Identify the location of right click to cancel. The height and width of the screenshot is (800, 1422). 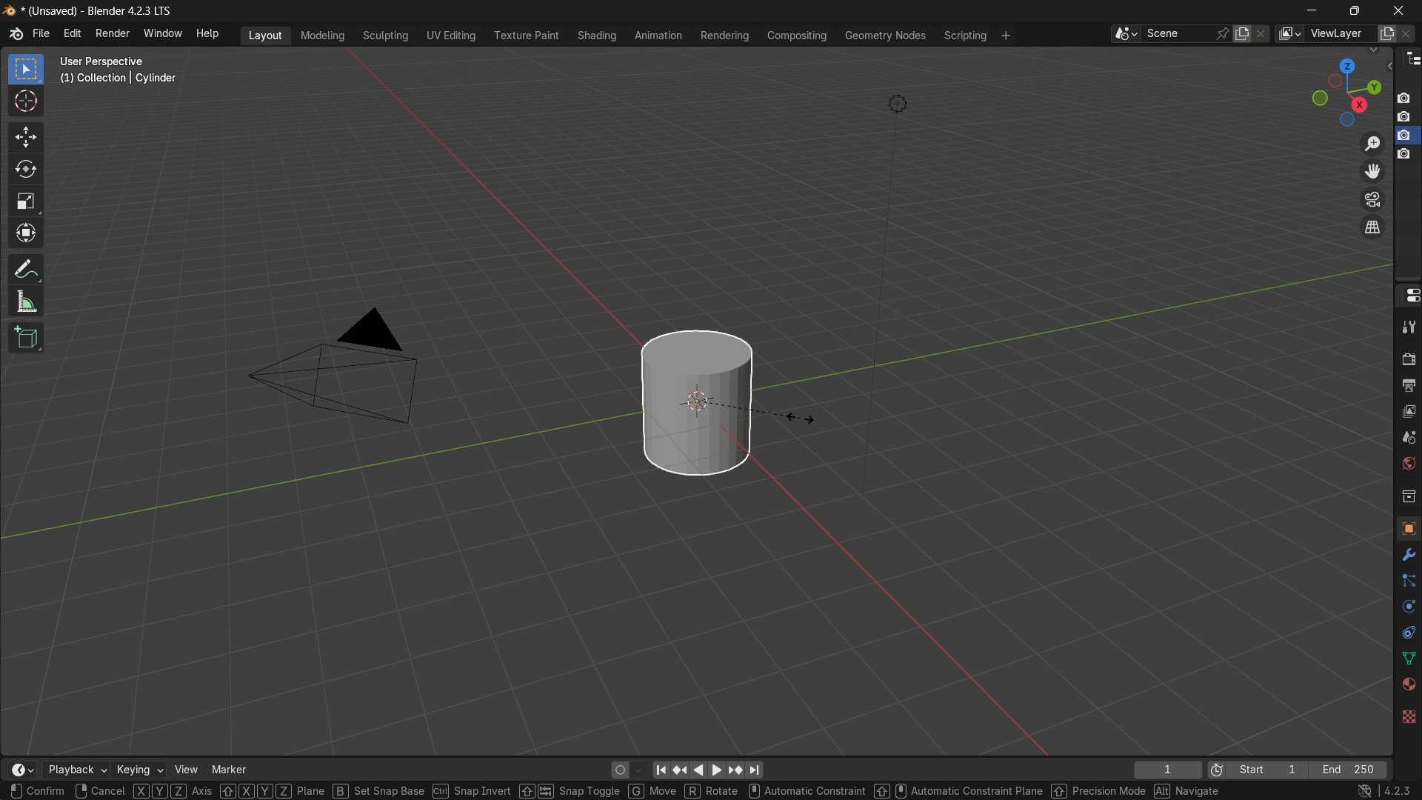
(100, 791).